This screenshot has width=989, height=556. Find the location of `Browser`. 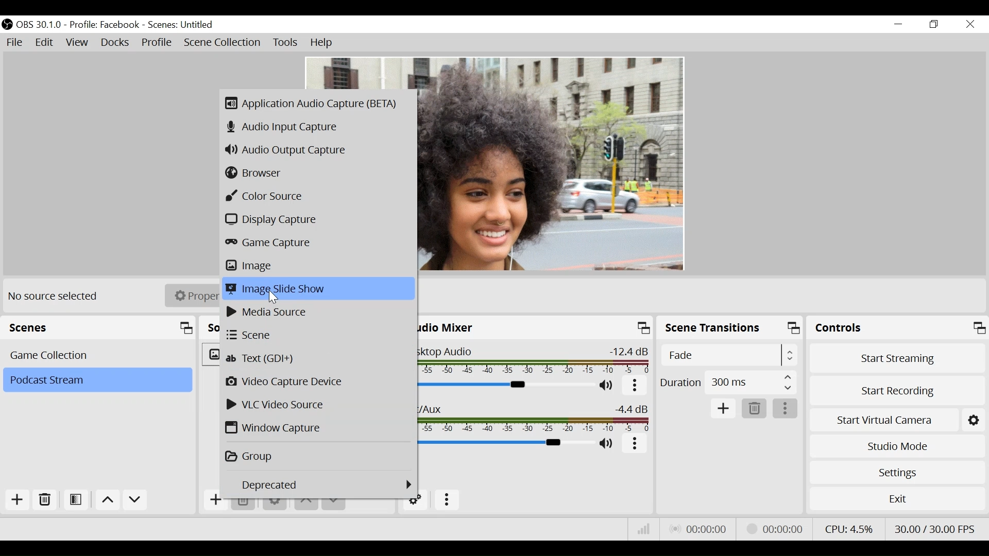

Browser is located at coordinates (316, 173).